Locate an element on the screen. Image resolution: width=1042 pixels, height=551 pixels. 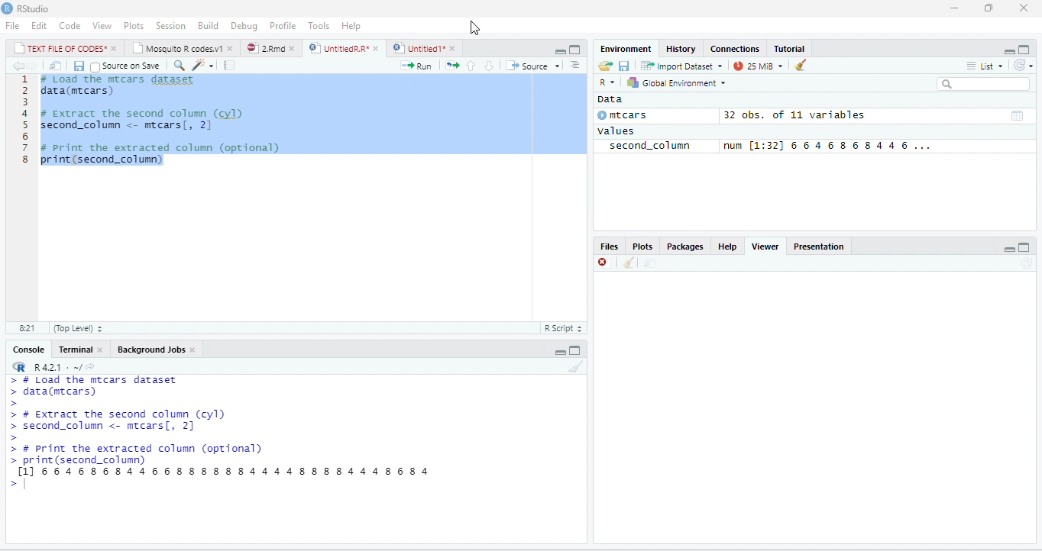
save is located at coordinates (77, 65).